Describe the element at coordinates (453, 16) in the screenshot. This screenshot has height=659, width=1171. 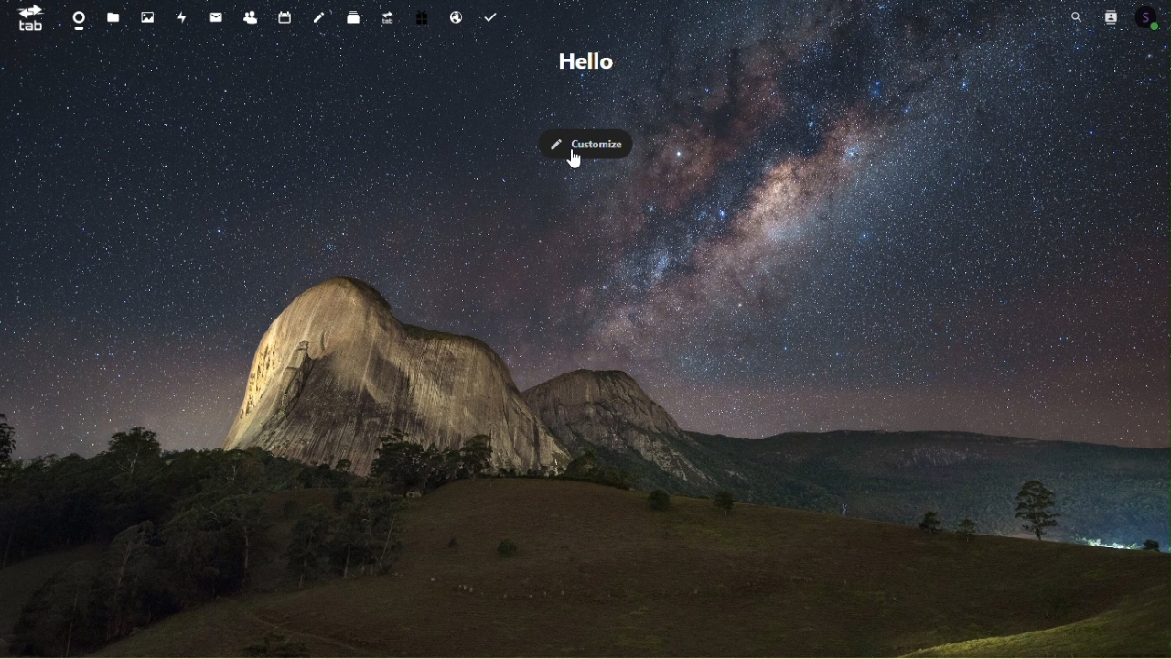
I see `Email hosting` at that location.